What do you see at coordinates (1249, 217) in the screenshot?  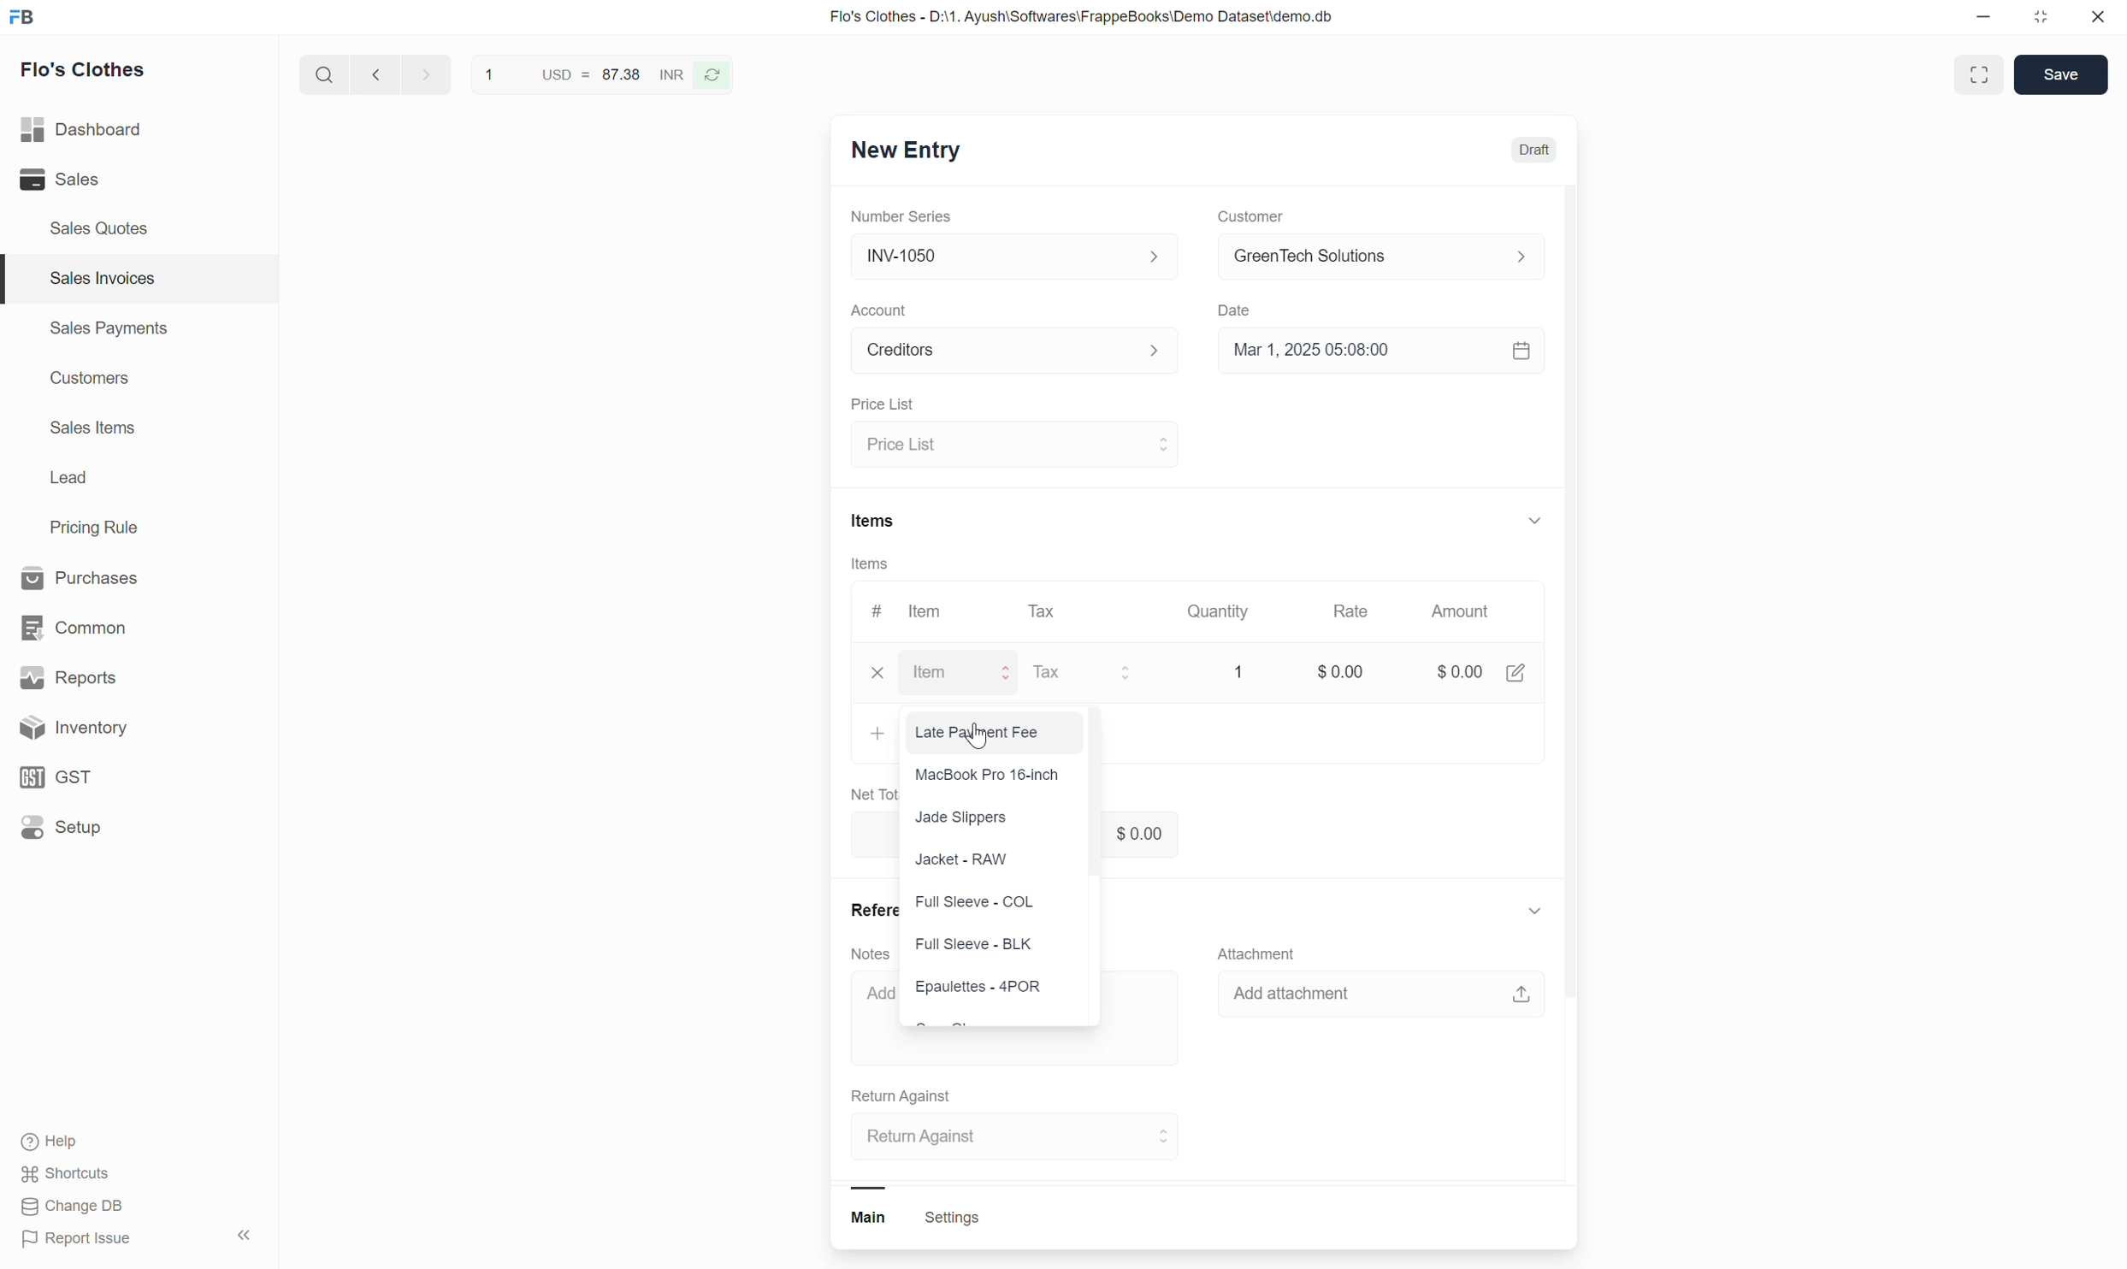 I see `Customer` at bounding box center [1249, 217].